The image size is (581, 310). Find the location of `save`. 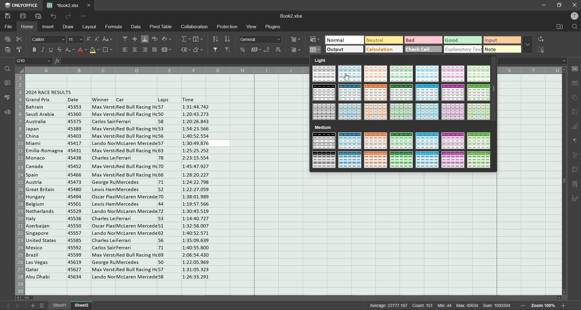

save is located at coordinates (8, 17).